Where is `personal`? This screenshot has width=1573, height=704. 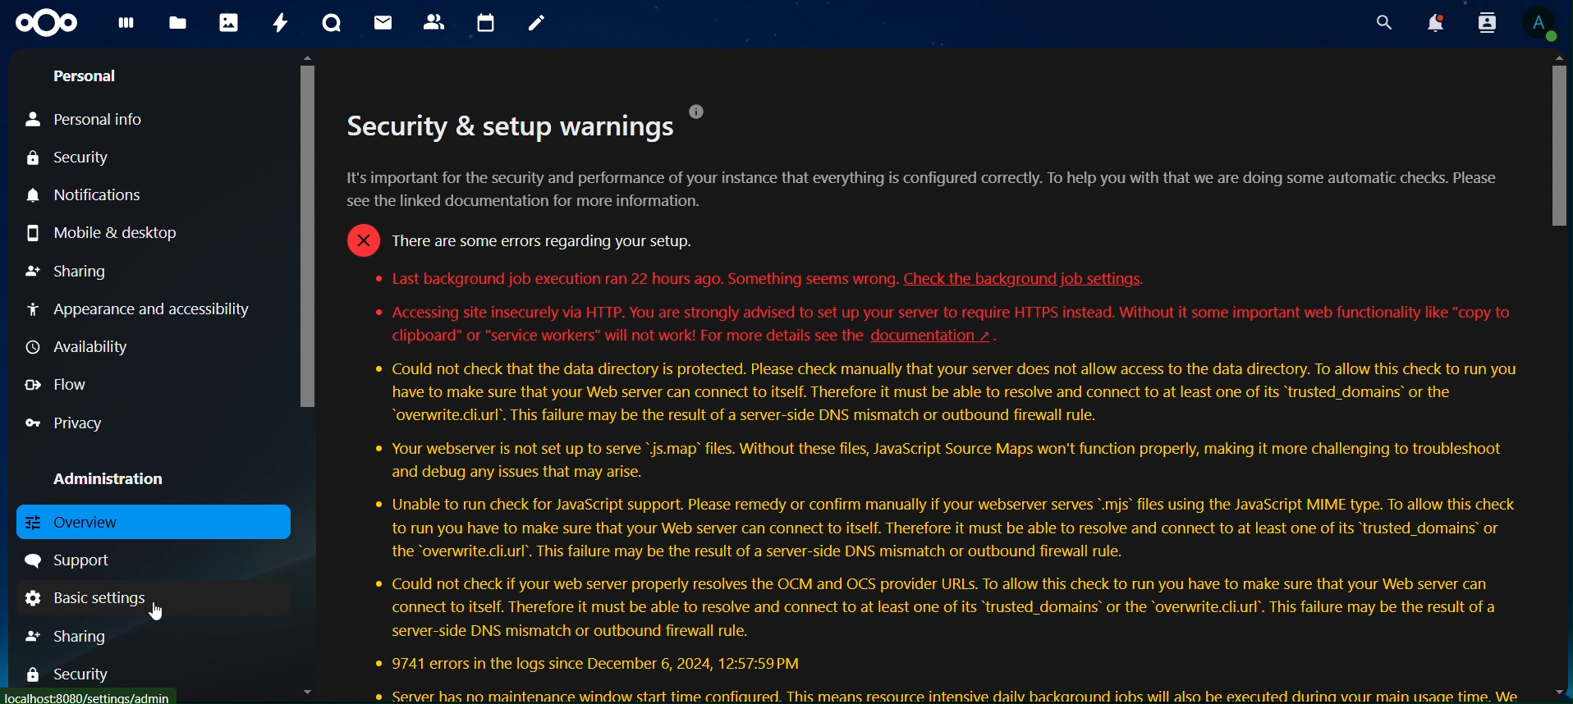 personal is located at coordinates (86, 79).